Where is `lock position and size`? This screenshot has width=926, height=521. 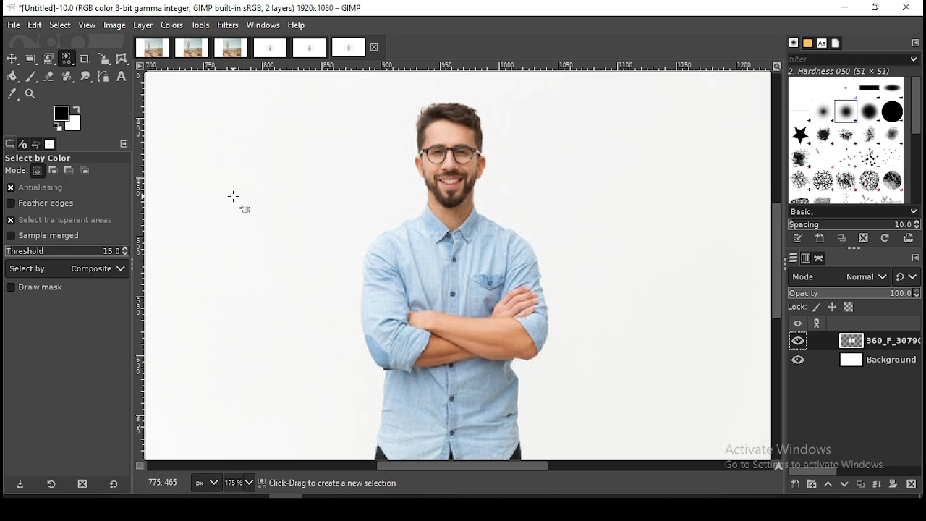
lock position and size is located at coordinates (831, 308).